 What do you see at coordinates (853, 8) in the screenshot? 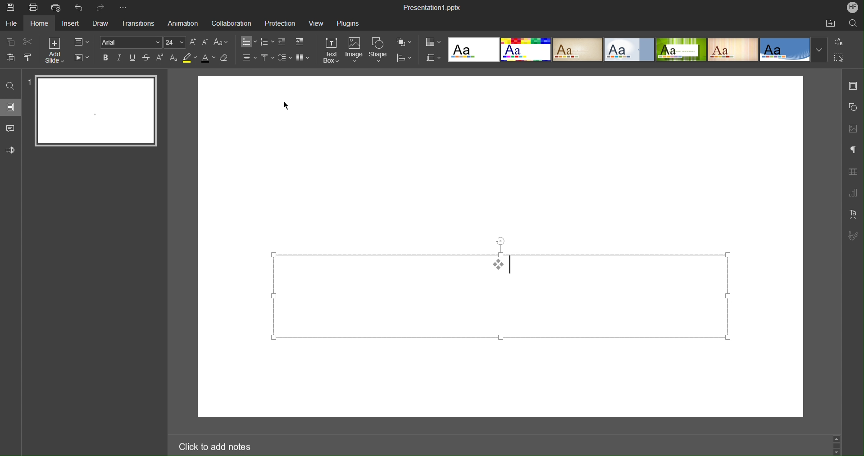
I see `Account` at bounding box center [853, 8].